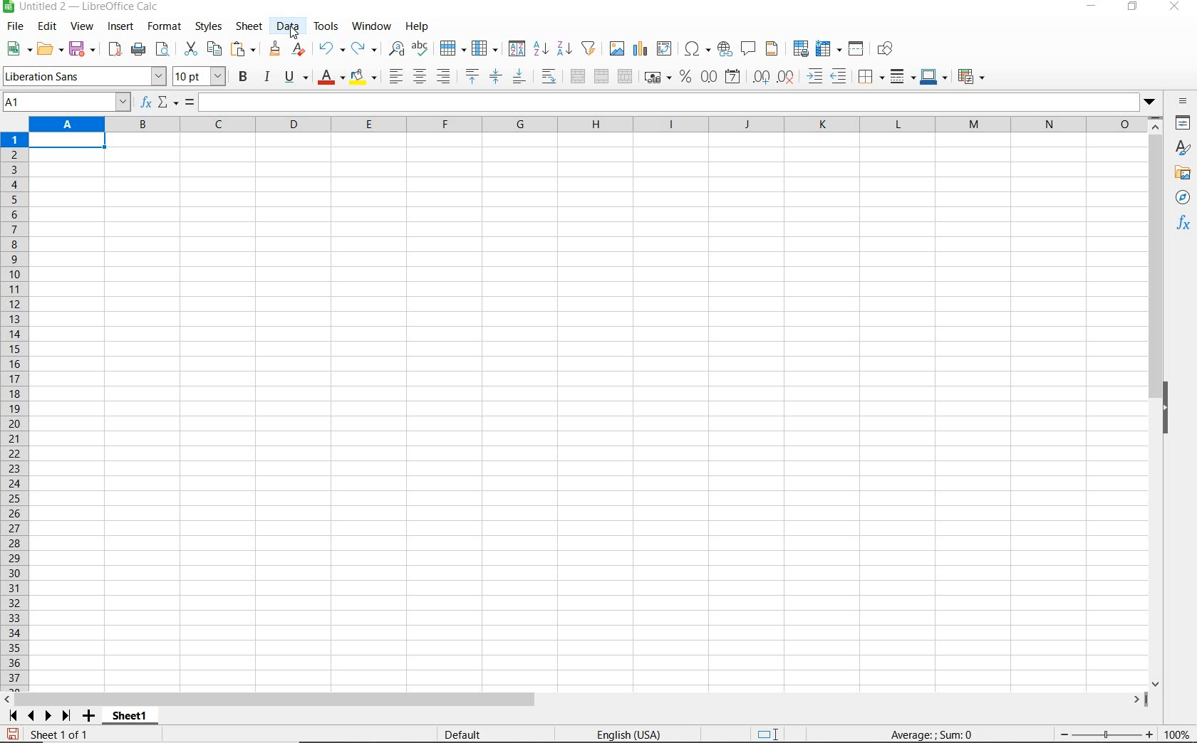 The height and width of the screenshot is (743, 1197). Describe the element at coordinates (84, 76) in the screenshot. I see `font name` at that location.